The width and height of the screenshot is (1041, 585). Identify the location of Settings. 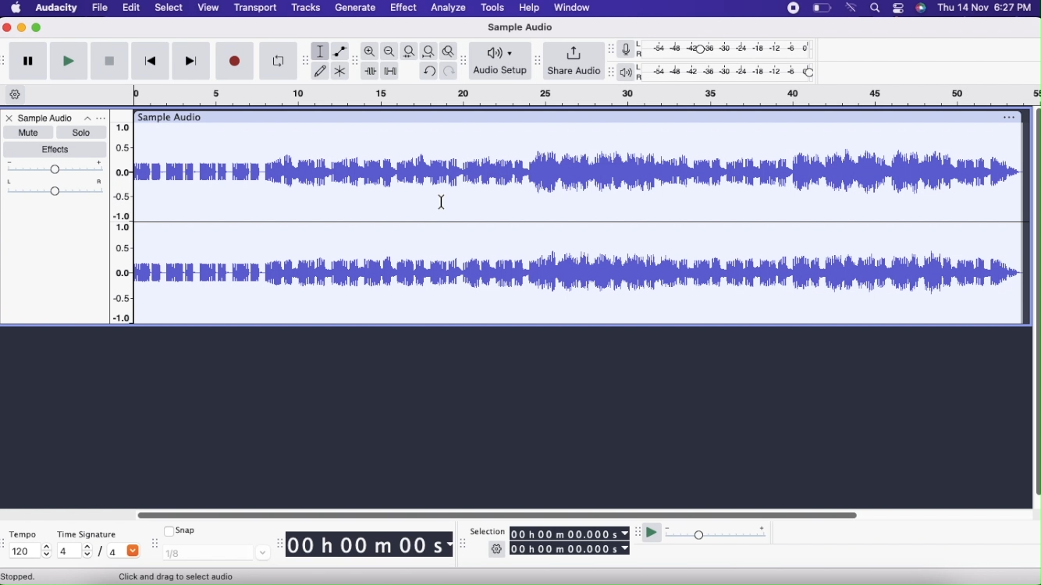
(497, 549).